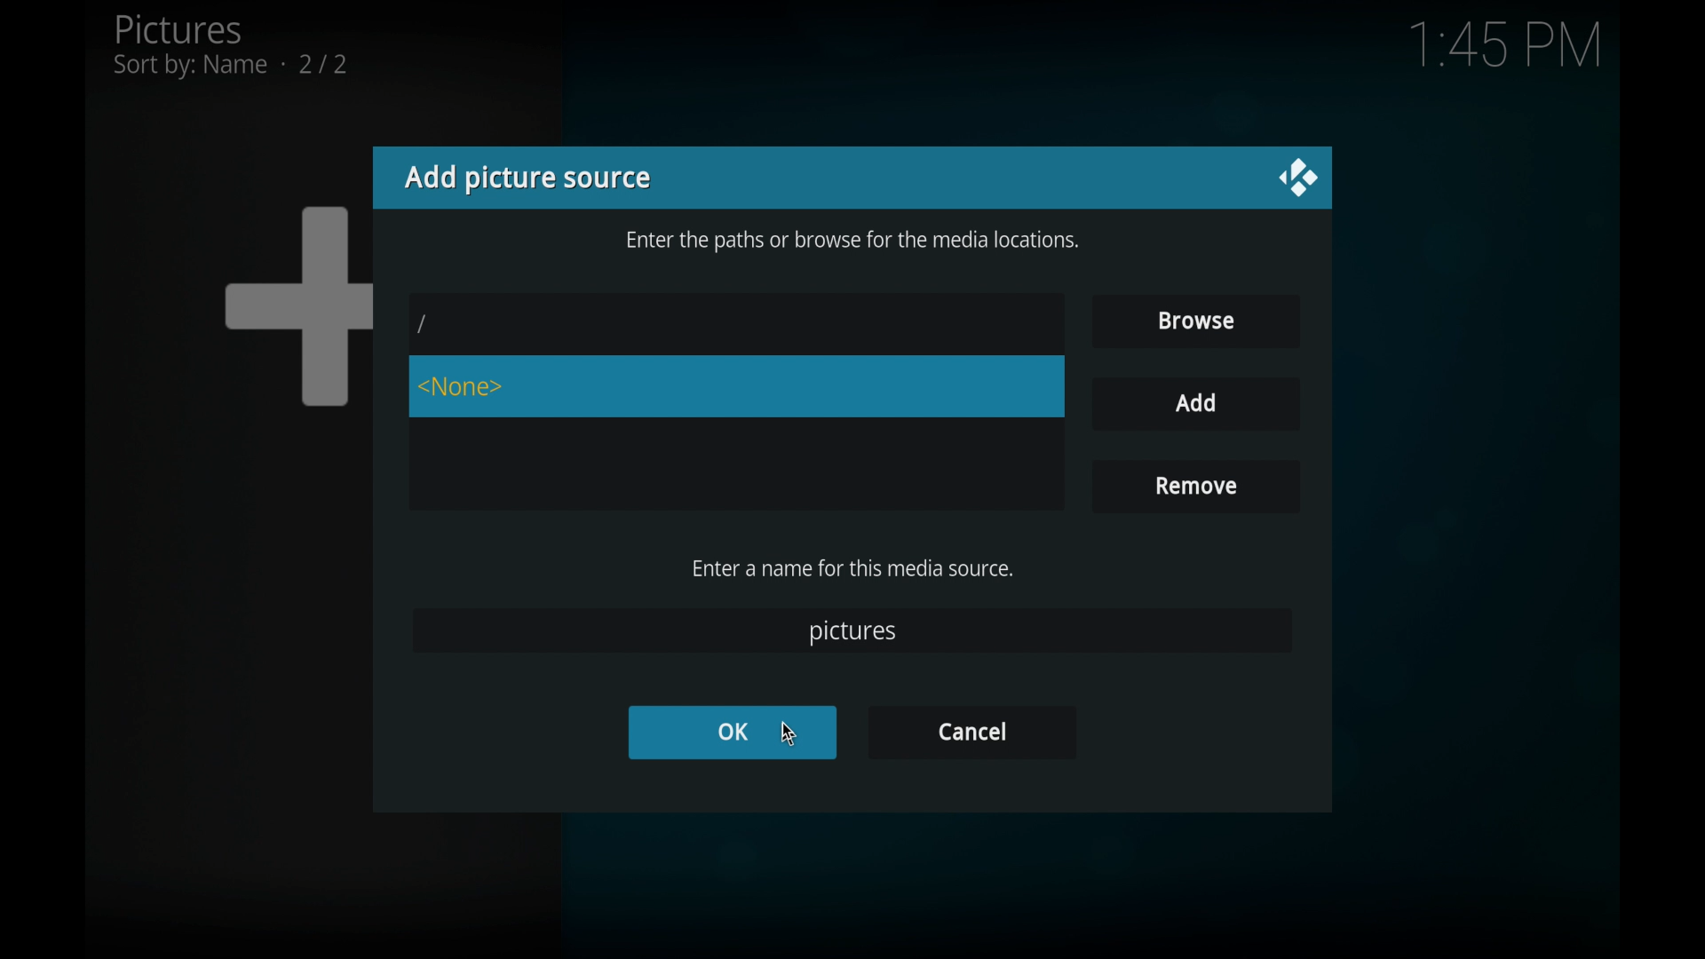 The width and height of the screenshot is (1705, 959). What do you see at coordinates (1504, 46) in the screenshot?
I see `time` at bounding box center [1504, 46].